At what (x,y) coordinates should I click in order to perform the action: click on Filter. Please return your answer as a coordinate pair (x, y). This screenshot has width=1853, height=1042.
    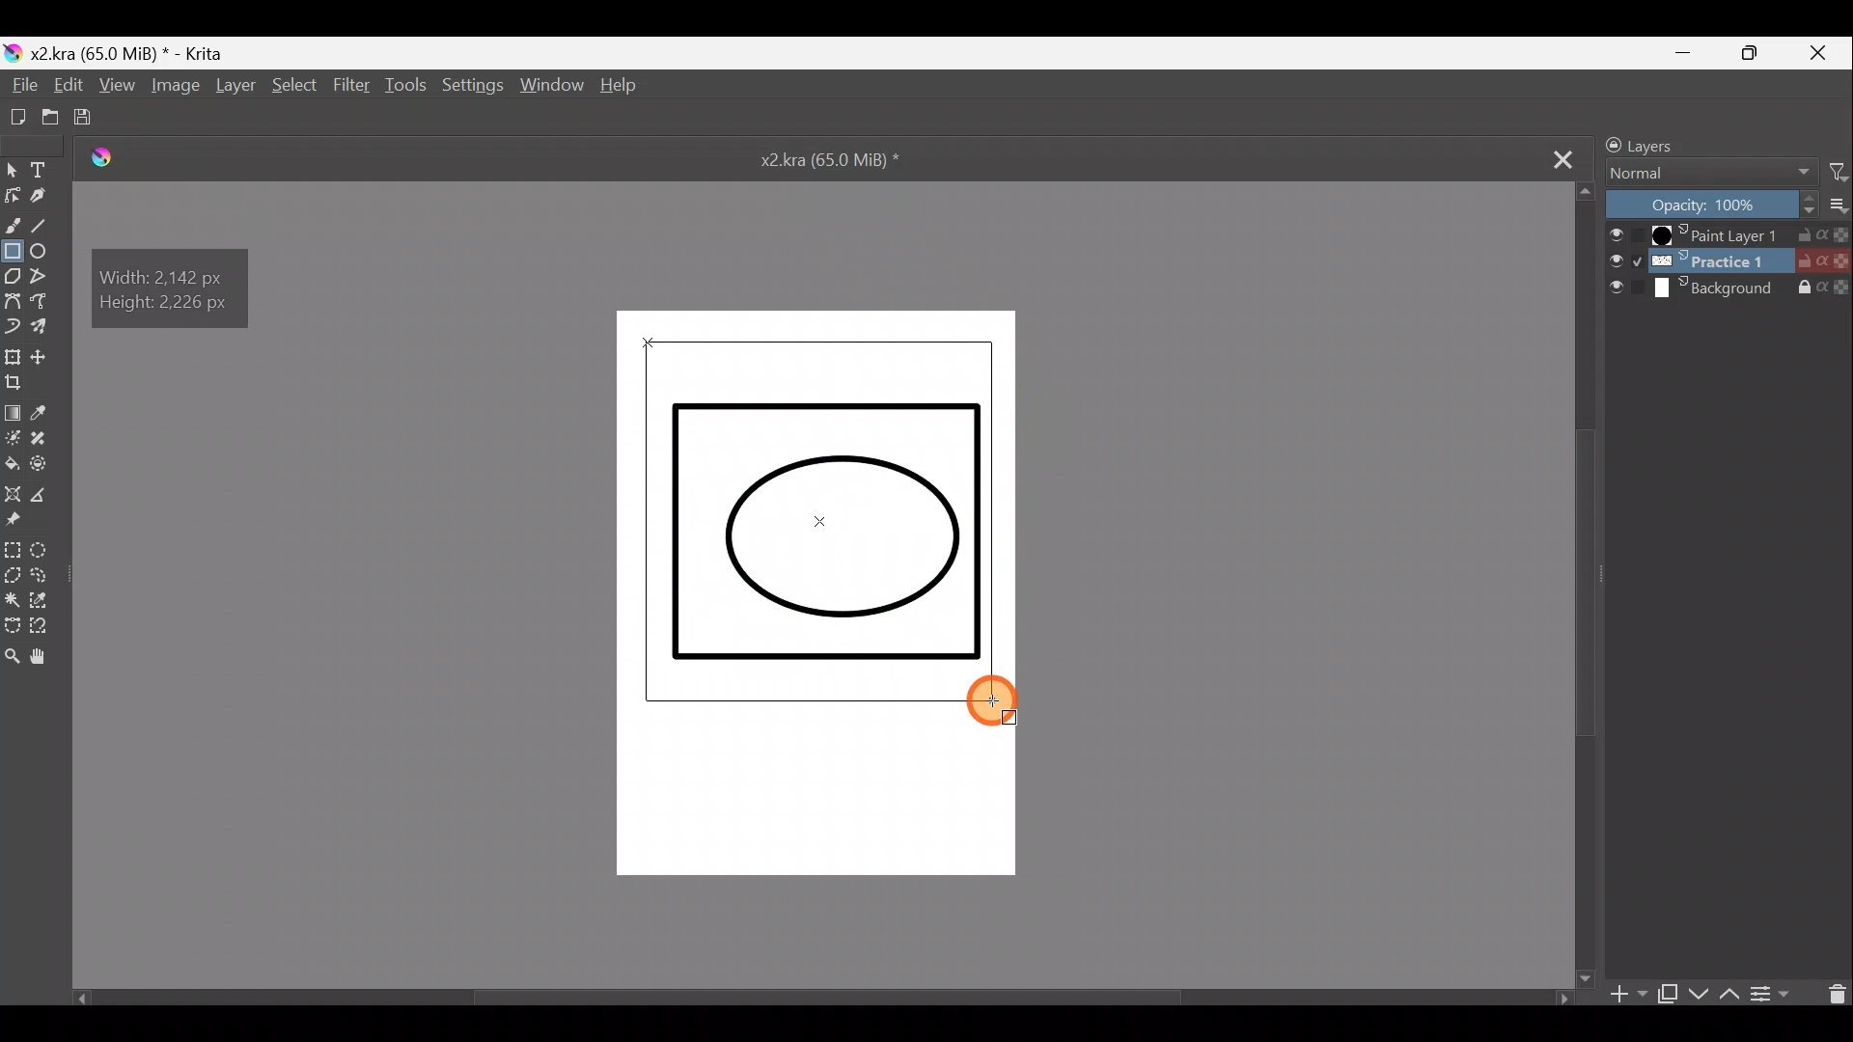
    Looking at the image, I should click on (1839, 169).